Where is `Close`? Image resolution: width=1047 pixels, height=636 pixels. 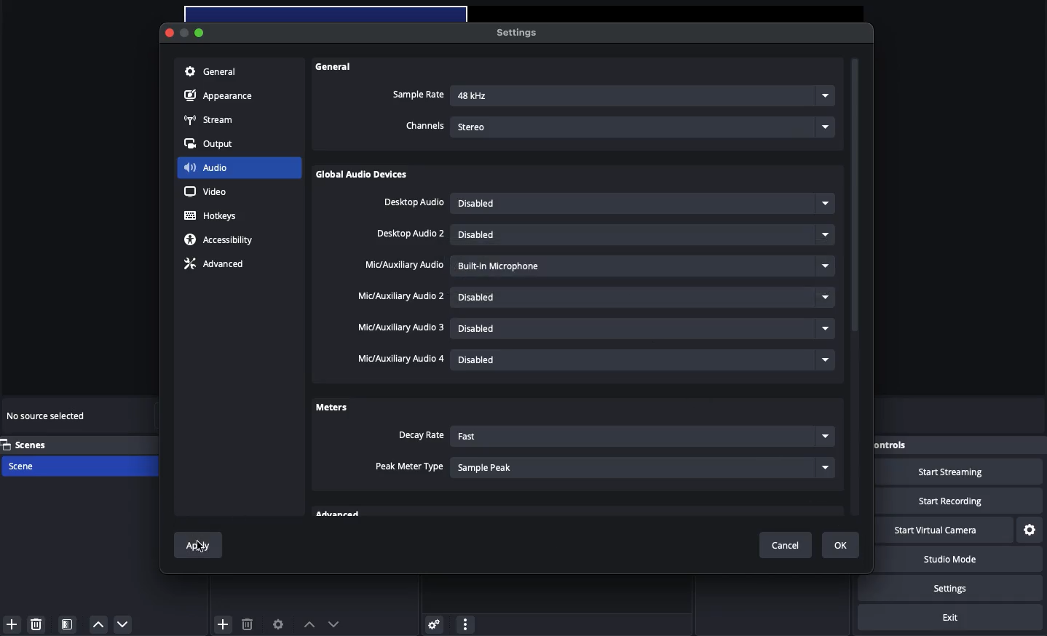
Close is located at coordinates (170, 33).